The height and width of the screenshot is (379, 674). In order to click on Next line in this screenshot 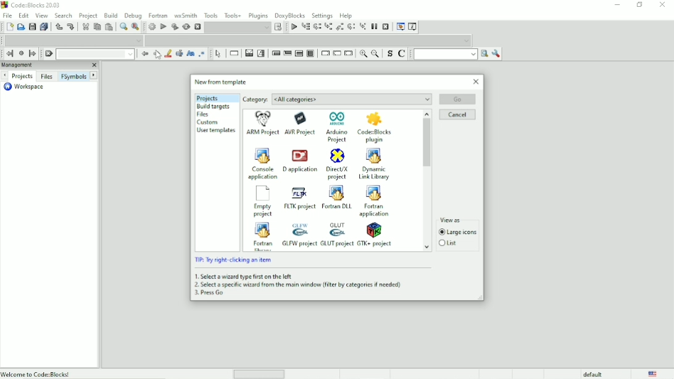, I will do `click(317, 27)`.